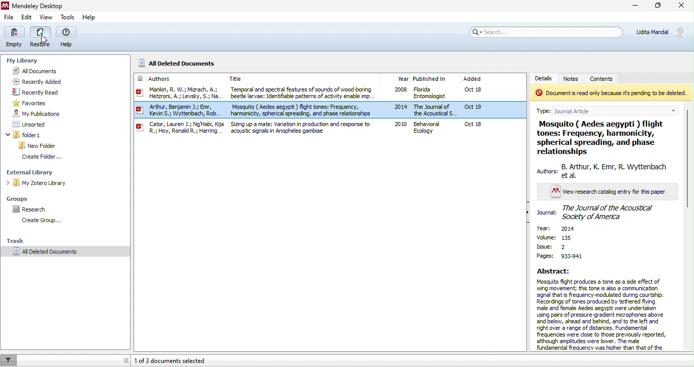  I want to click on type, so click(612, 109).